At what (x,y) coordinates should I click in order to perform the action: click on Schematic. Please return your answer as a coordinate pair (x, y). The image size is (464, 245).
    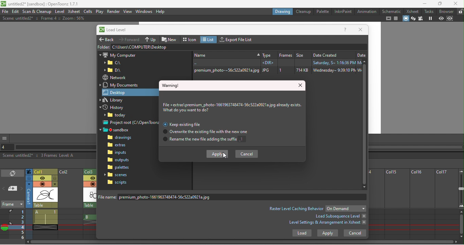
    Looking at the image, I should click on (392, 11).